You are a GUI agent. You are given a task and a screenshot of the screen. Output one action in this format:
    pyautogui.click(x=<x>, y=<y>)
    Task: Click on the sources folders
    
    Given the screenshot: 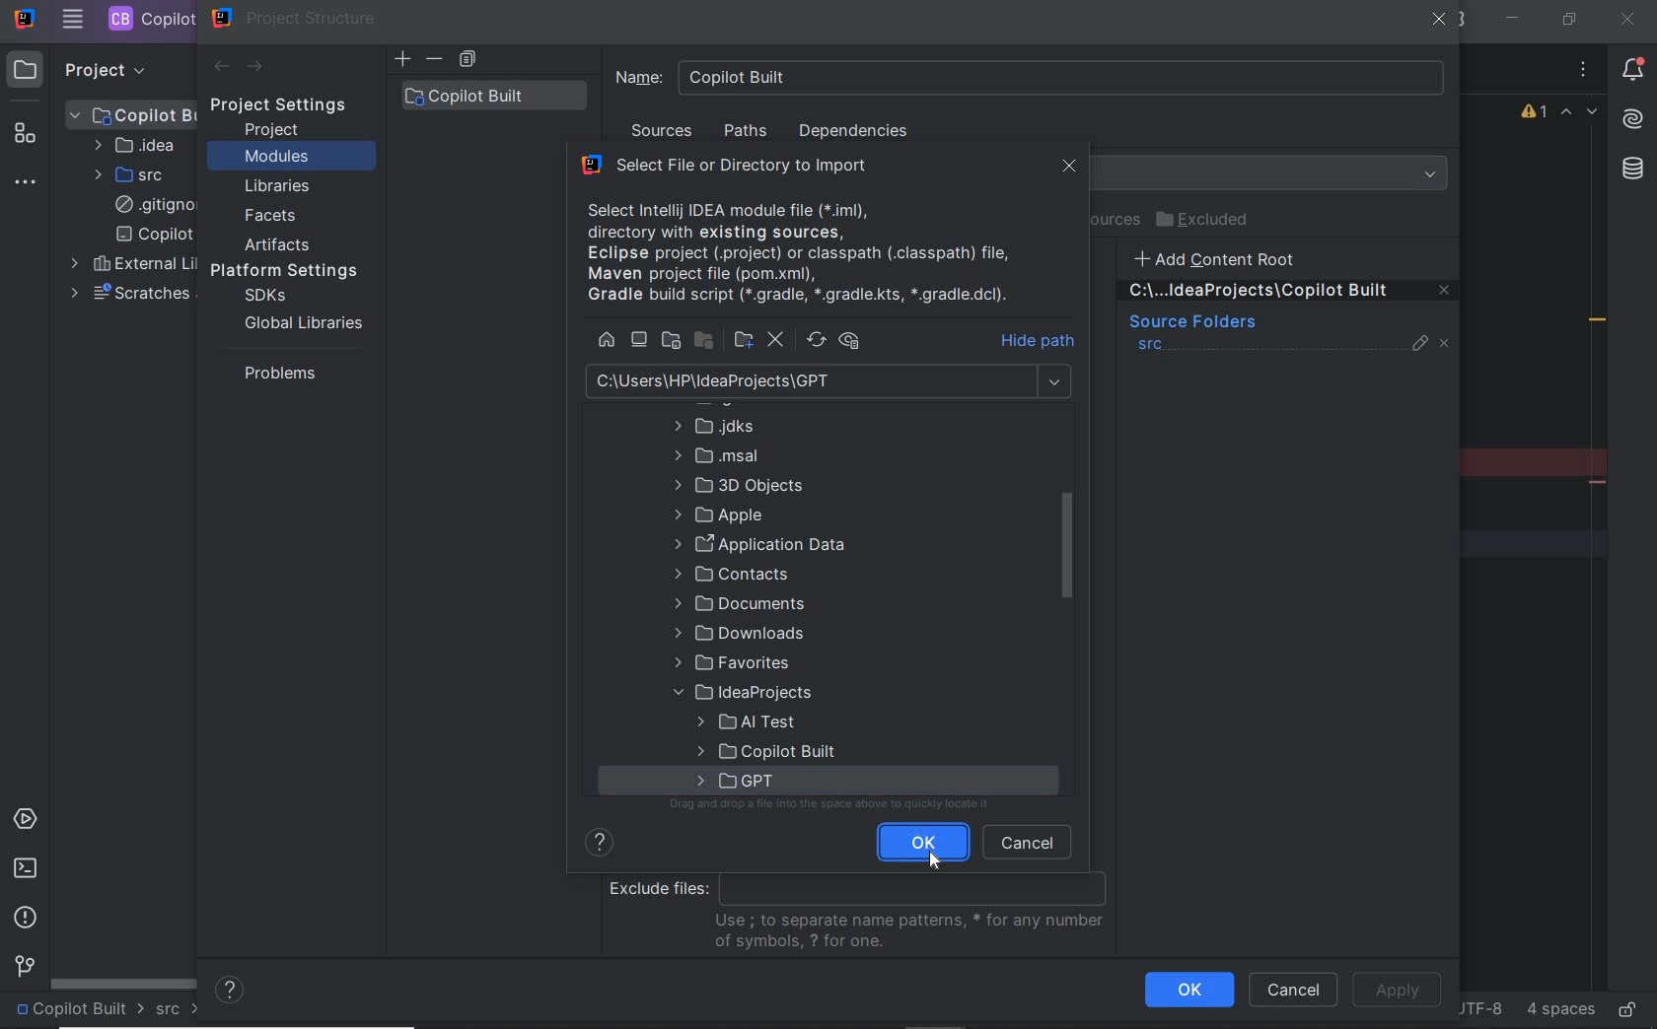 What is the action you would take?
    pyautogui.click(x=1190, y=323)
    